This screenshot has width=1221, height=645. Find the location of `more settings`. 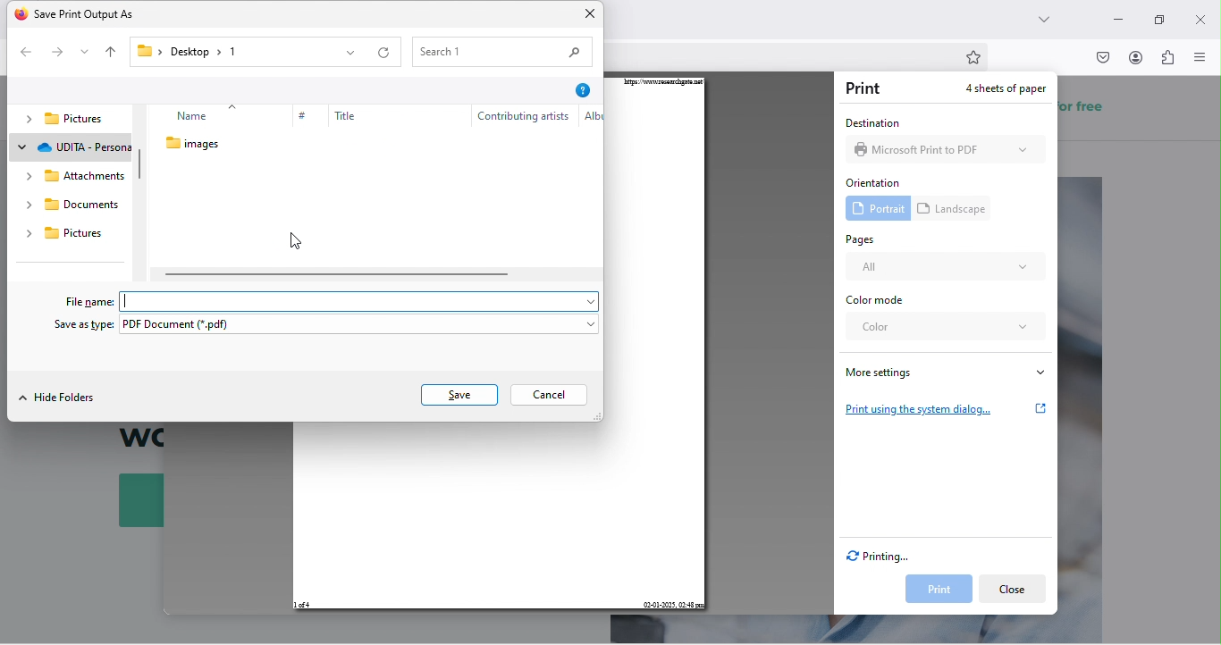

more settings is located at coordinates (945, 372).